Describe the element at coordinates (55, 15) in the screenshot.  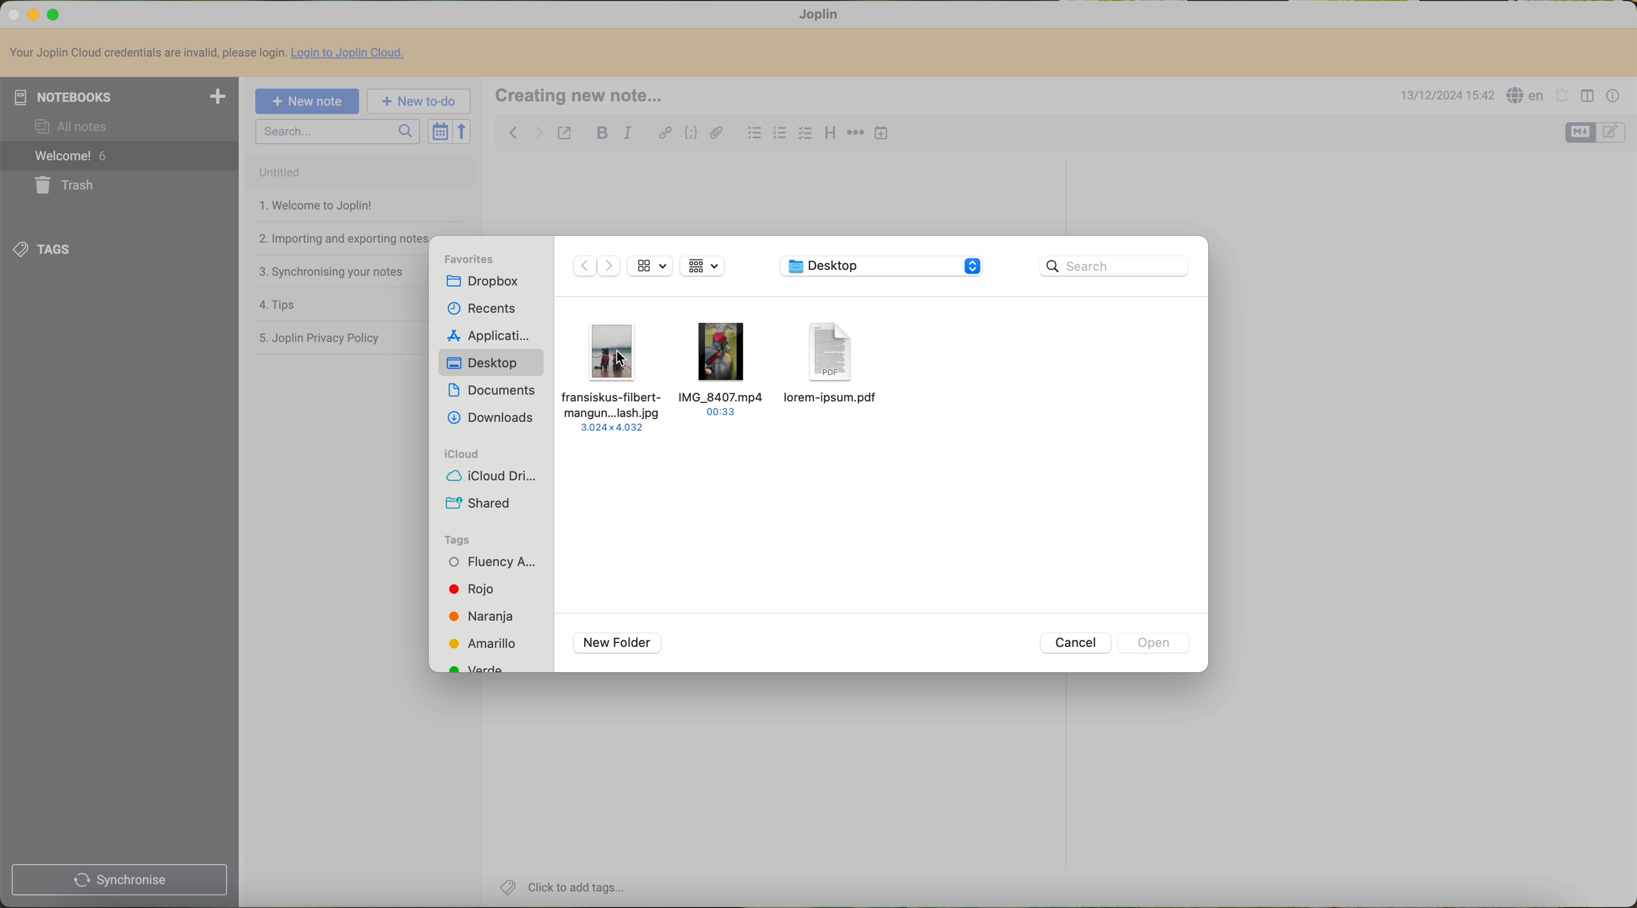
I see `maximize Calibre` at that location.